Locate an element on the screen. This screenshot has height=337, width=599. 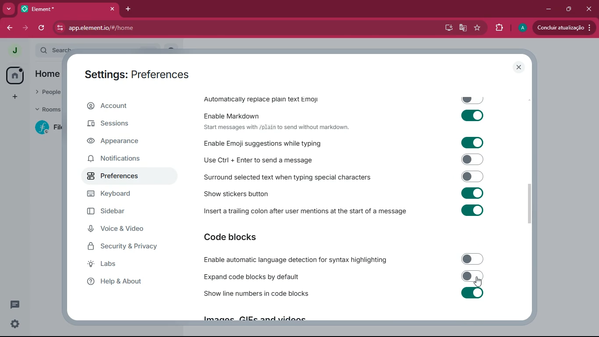
close is located at coordinates (520, 67).